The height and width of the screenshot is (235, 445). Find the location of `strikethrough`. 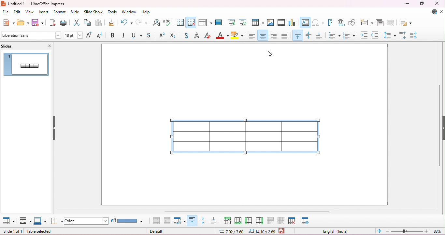

strikethrough is located at coordinates (149, 35).